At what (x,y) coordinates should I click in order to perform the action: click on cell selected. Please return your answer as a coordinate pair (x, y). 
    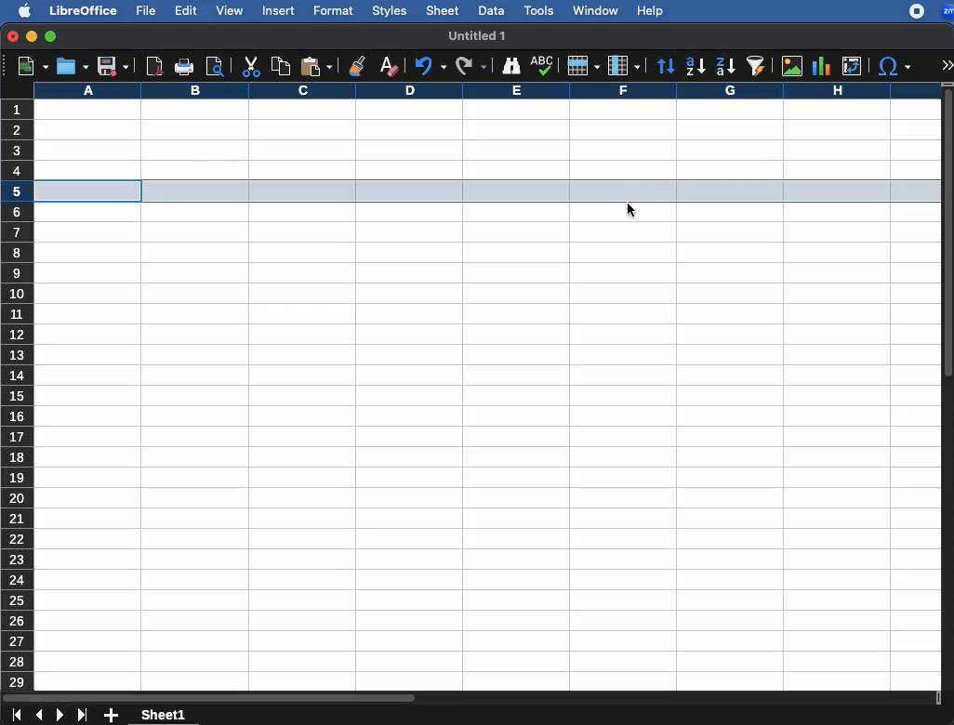
    Looking at the image, I should click on (486, 191).